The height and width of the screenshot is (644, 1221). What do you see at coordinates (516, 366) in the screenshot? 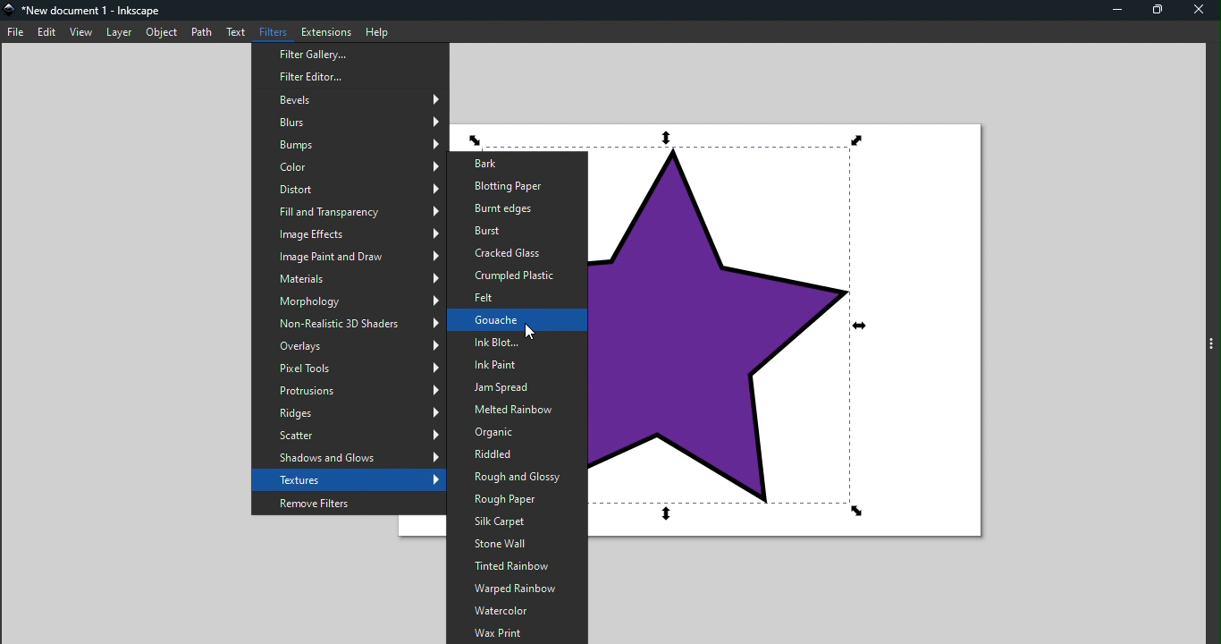
I see `Ink Paint` at bounding box center [516, 366].